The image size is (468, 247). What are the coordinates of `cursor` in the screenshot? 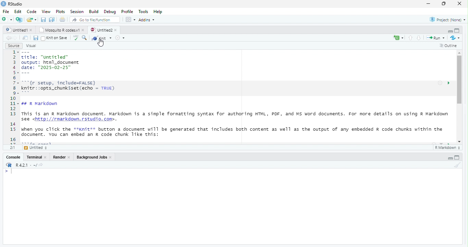 It's located at (102, 43).